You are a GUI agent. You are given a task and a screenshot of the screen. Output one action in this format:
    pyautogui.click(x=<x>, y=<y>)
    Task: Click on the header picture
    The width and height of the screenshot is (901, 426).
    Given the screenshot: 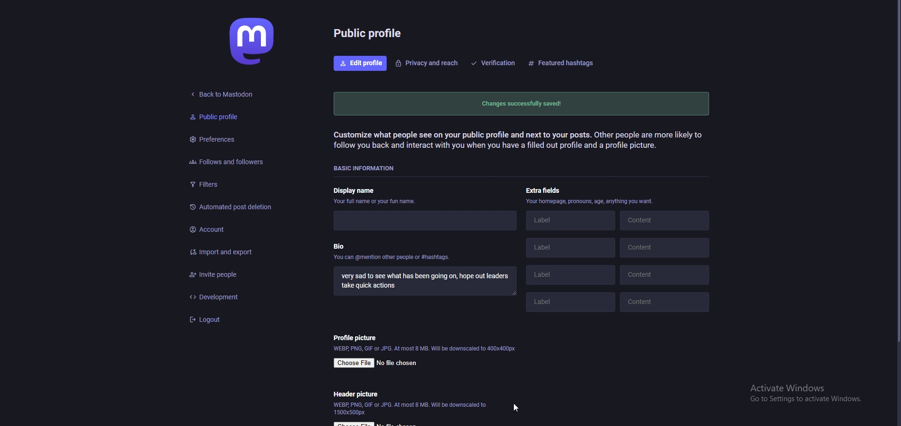 What is the action you would take?
    pyautogui.click(x=355, y=393)
    